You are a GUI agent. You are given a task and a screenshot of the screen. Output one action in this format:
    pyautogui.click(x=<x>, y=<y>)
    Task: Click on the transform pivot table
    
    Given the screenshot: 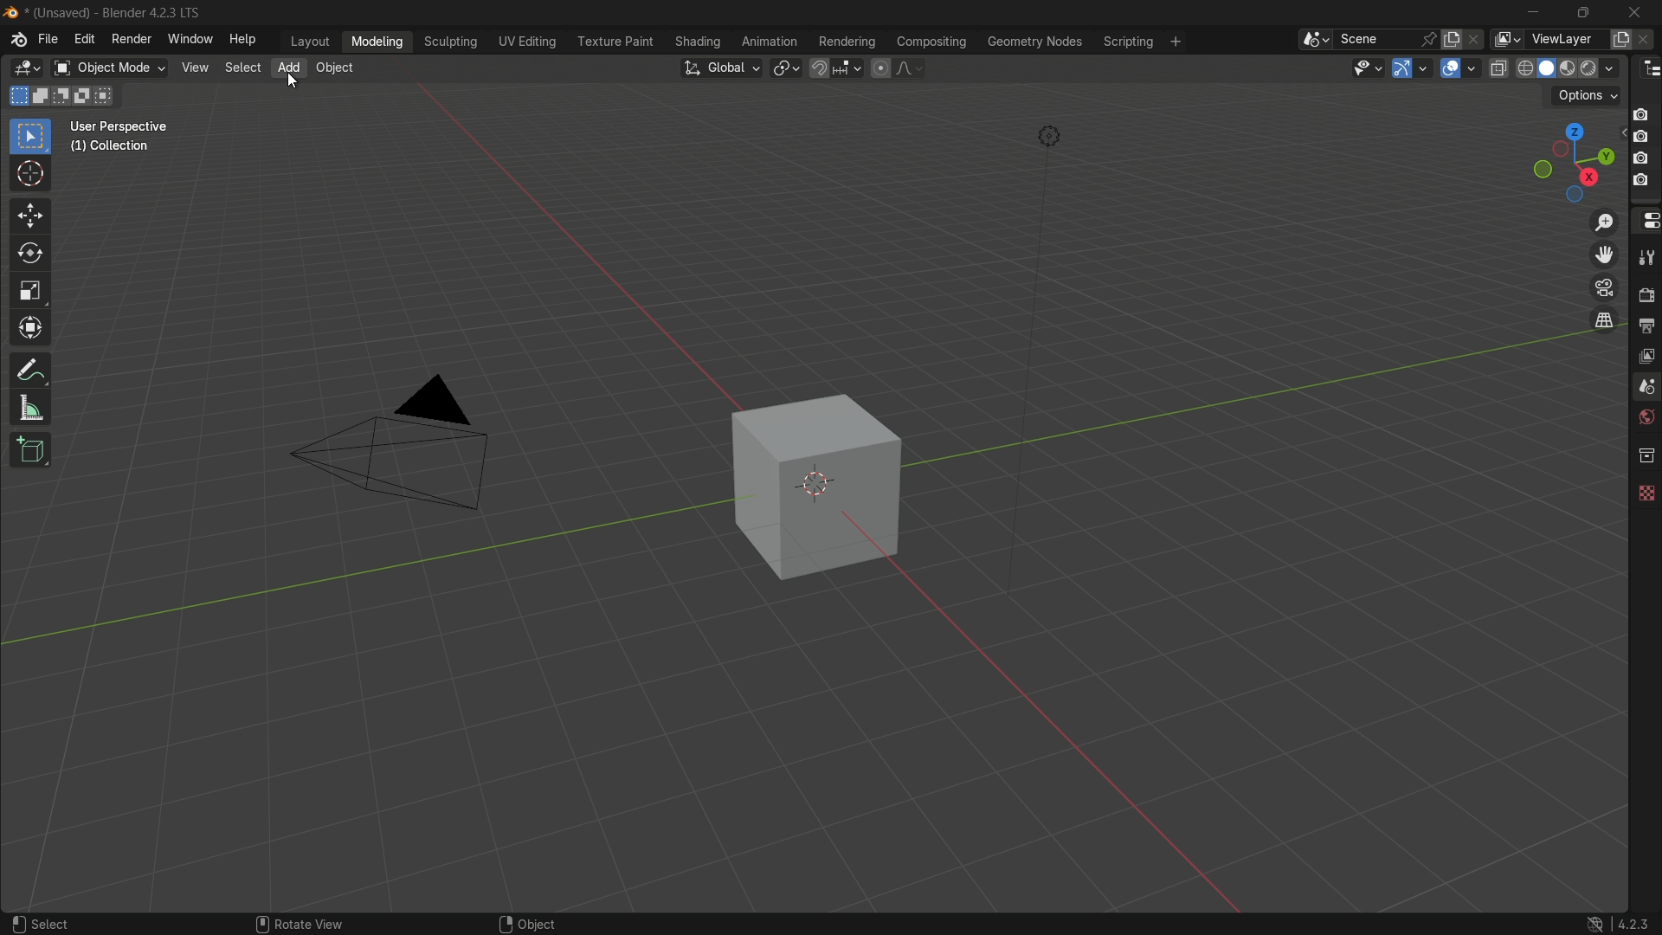 What is the action you would take?
    pyautogui.click(x=788, y=68)
    